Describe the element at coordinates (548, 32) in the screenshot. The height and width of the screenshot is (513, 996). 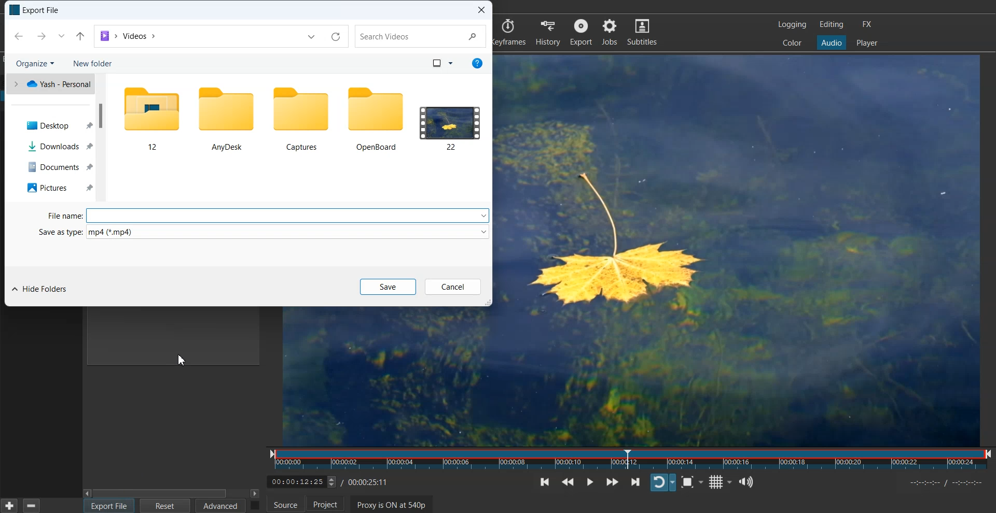
I see `History` at that location.